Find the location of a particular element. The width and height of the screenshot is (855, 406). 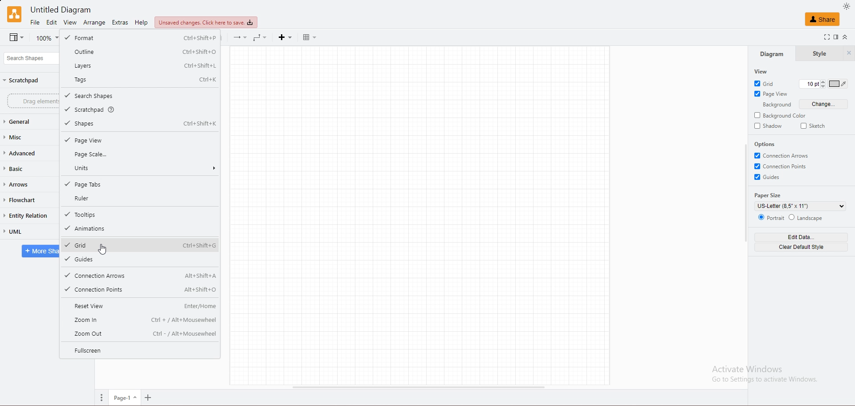

uml is located at coordinates (27, 231).